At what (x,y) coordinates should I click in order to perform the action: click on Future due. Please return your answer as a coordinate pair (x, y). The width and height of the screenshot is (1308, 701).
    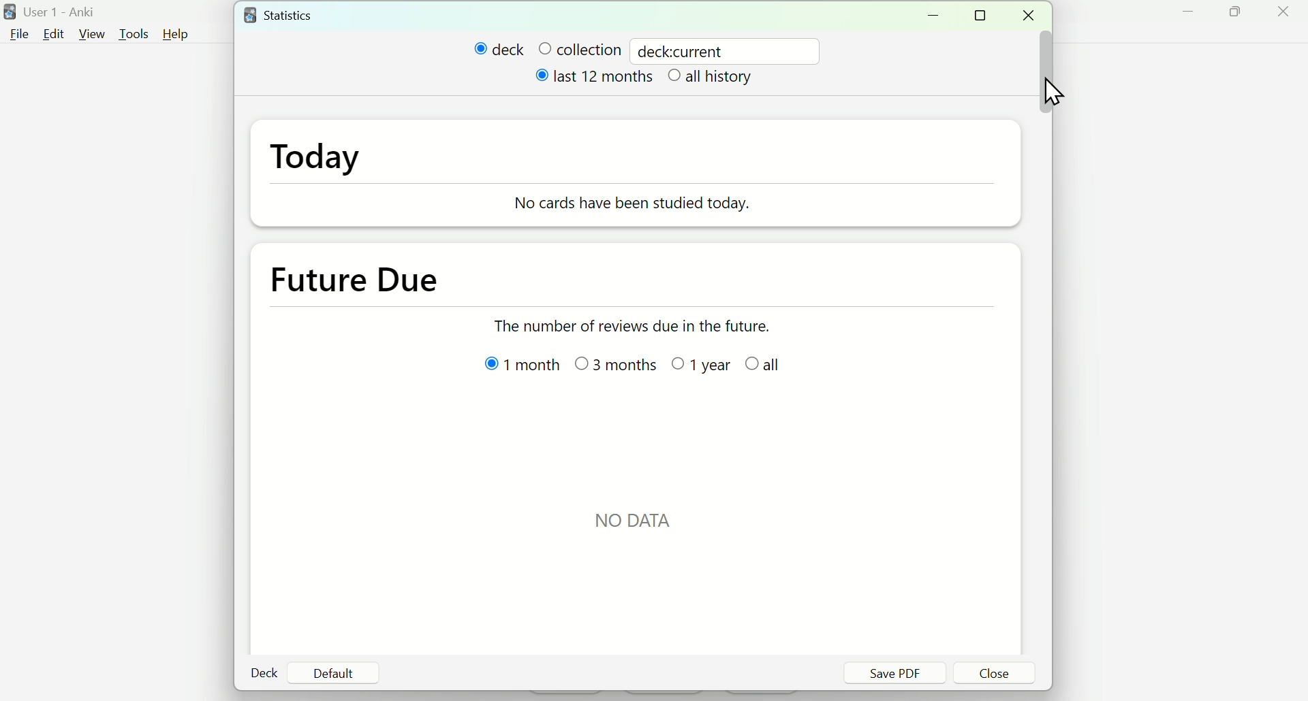
    Looking at the image, I should click on (371, 276).